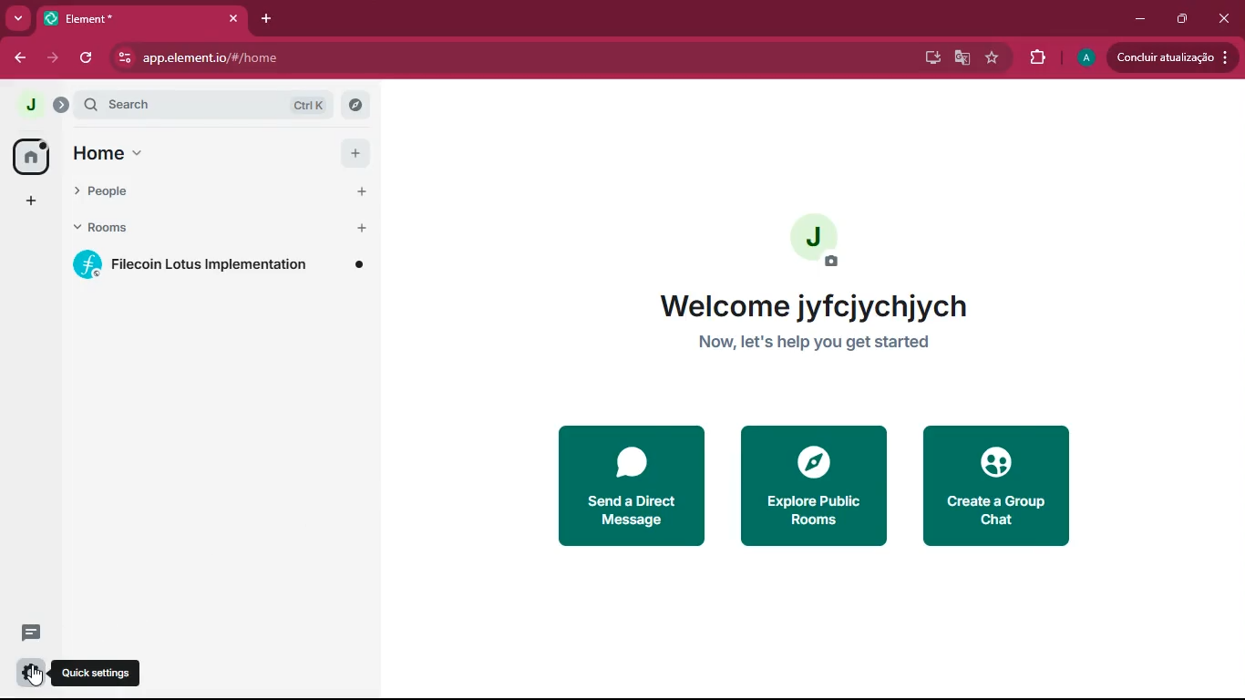 Image resolution: width=1245 pixels, height=700 pixels. I want to click on Add people, so click(355, 191).